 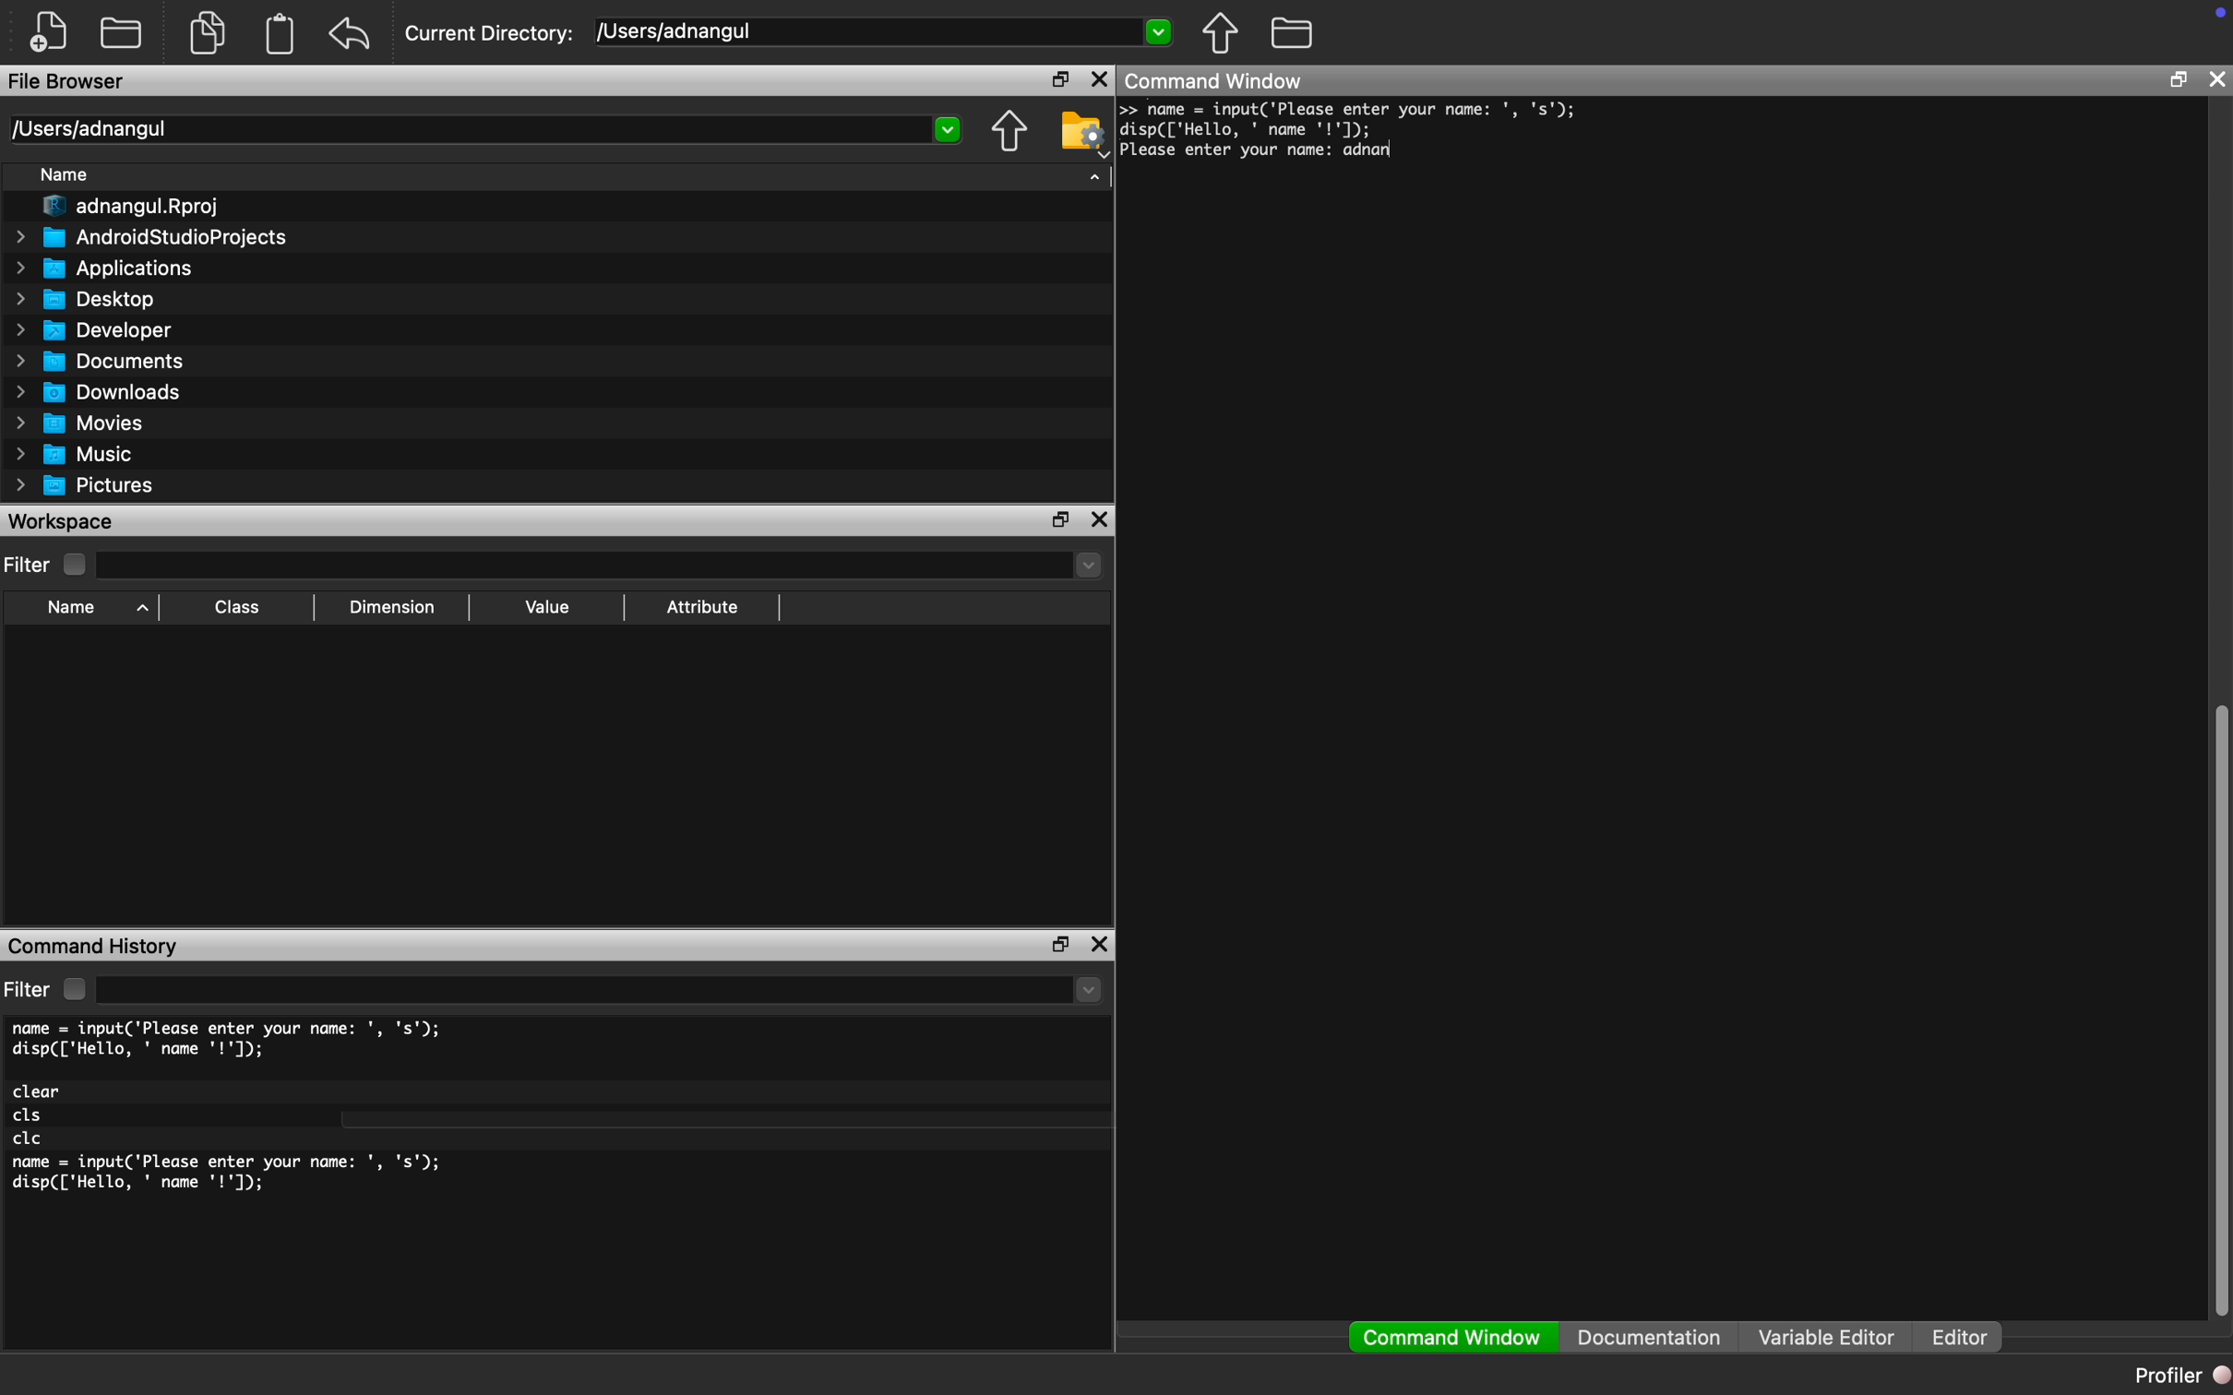 What do you see at coordinates (1354, 119) in the screenshot?
I see `yao = input('Please enter your name: ', ipl
en ([lHello. "name '!'1):` at bounding box center [1354, 119].